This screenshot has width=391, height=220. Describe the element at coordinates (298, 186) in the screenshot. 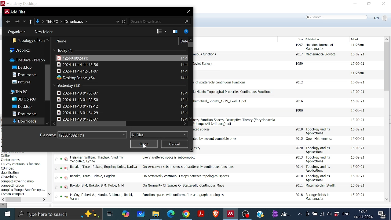

I see `2011` at that location.